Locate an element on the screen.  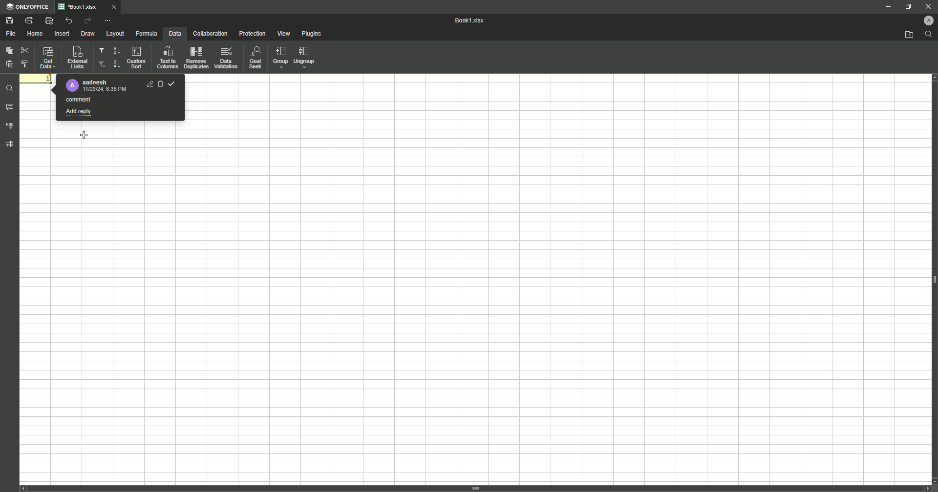
File is located at coordinates (11, 34).